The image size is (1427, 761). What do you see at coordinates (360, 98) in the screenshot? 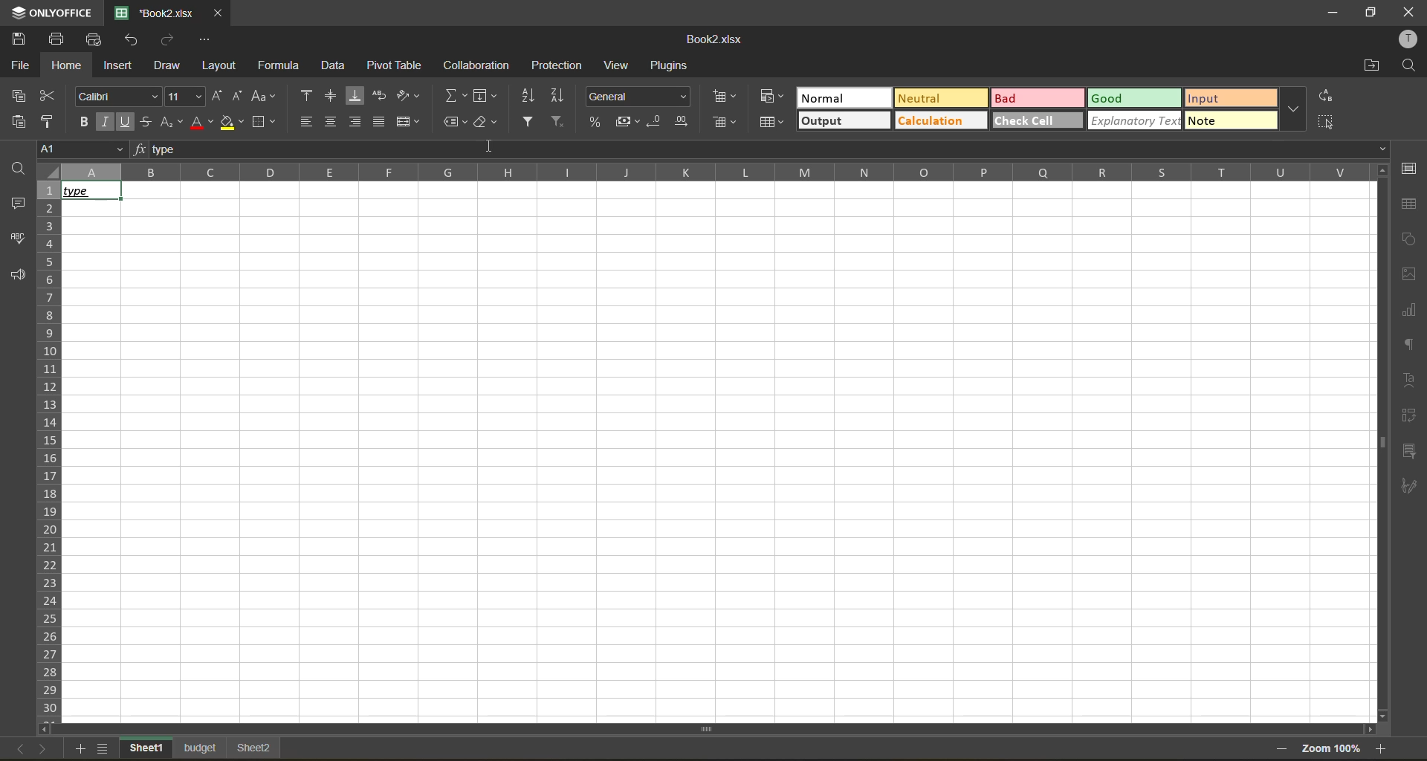
I see `align bottom` at bounding box center [360, 98].